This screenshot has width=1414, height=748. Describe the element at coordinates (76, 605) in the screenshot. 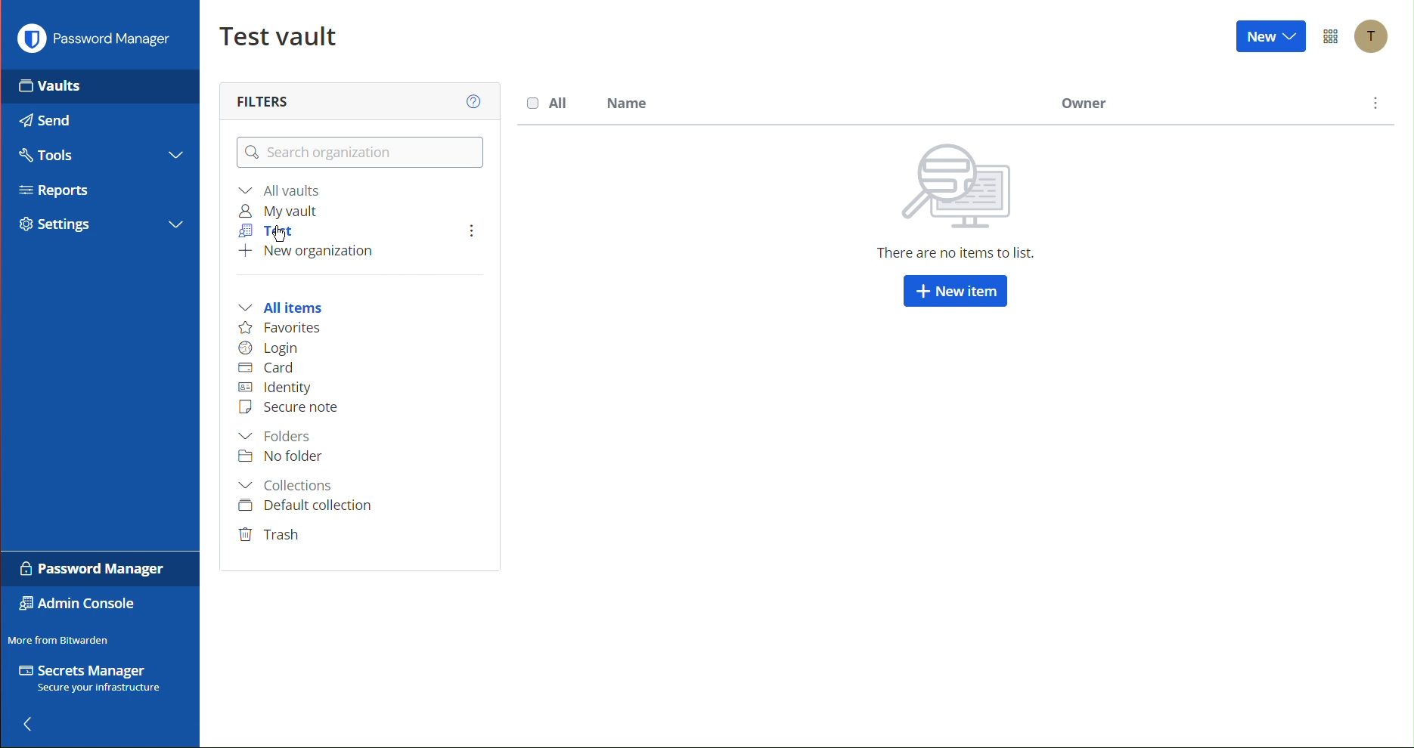

I see `Admin Console` at that location.